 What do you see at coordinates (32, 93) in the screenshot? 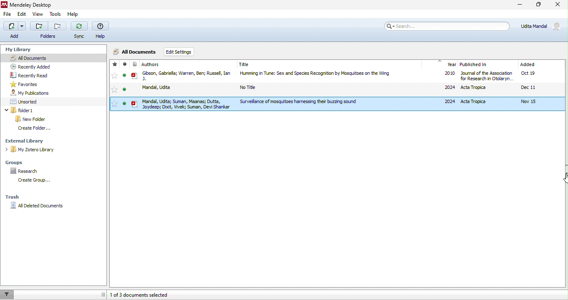
I see `my publications` at bounding box center [32, 93].